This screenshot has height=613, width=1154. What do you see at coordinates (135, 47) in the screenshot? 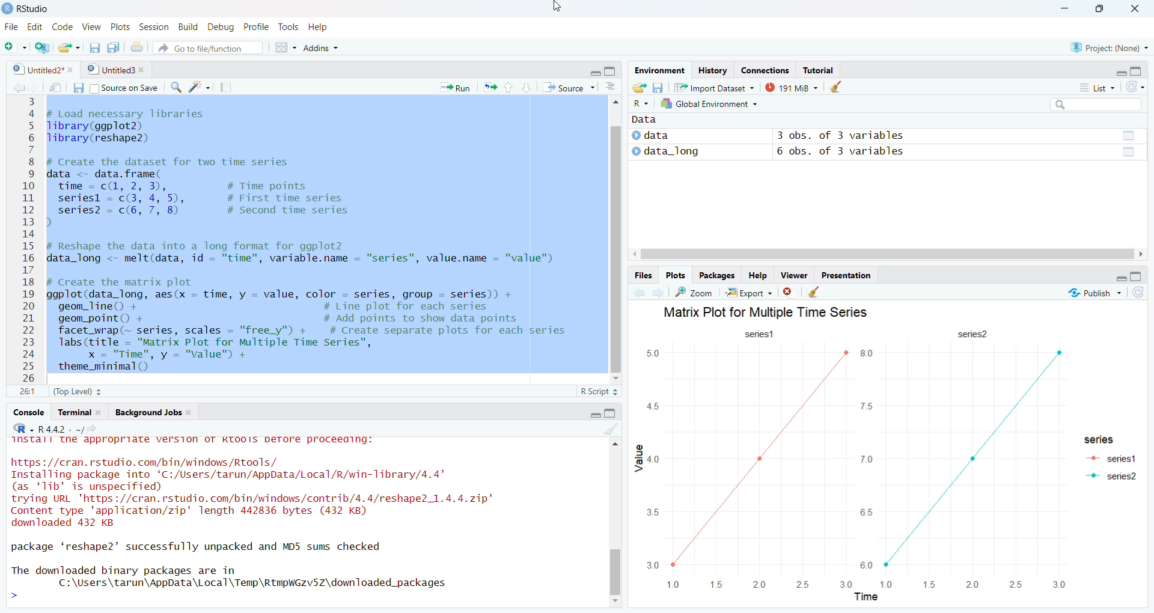
I see `print the current file` at bounding box center [135, 47].